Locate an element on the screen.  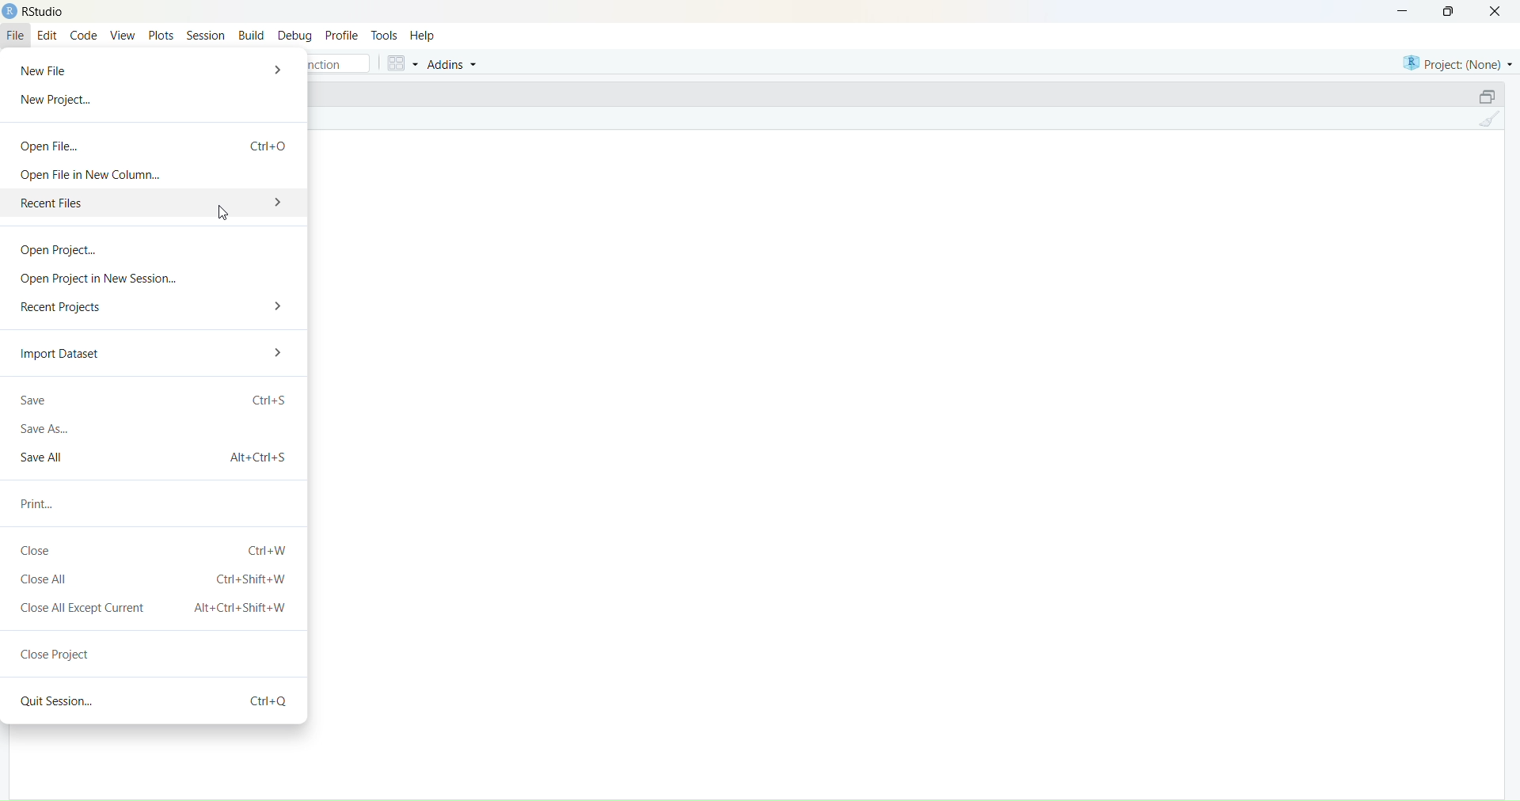
Close All Ctrl+Shift+W is located at coordinates (157, 579).